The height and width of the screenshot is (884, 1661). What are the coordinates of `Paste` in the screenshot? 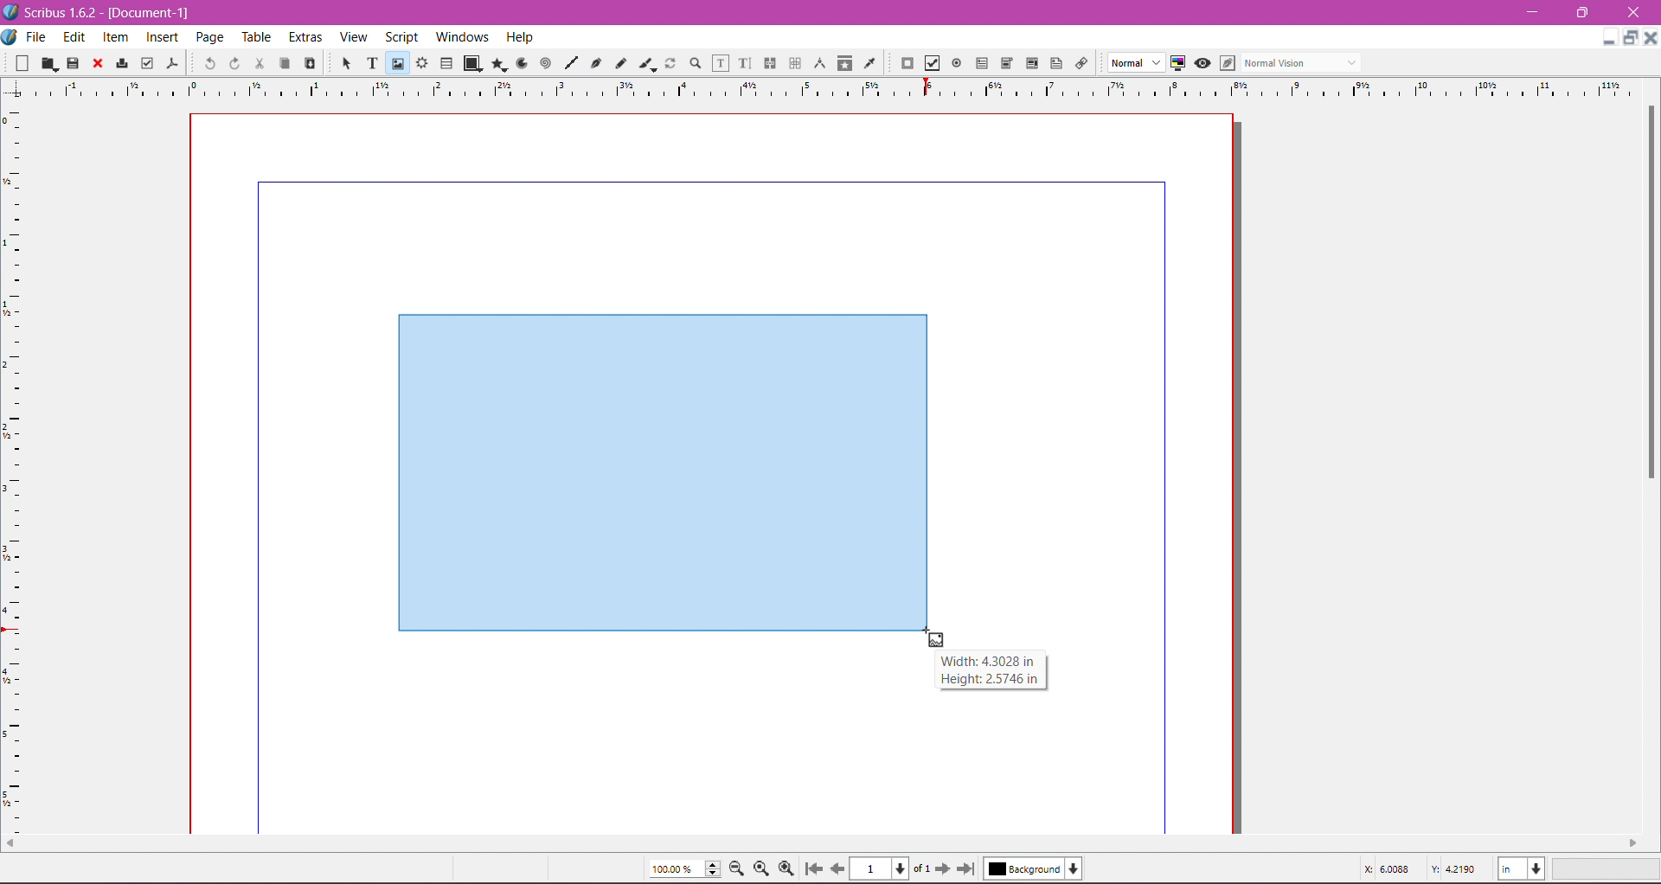 It's located at (310, 61).